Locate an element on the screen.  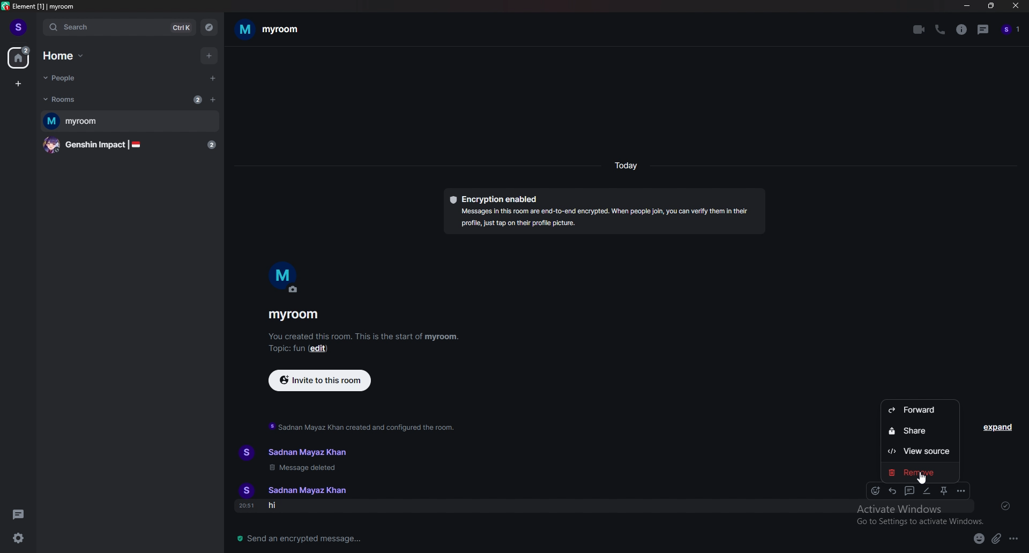
 Encryption enabled Messages in this room are end-to-end encrypted. When people Join, you can verlfy them in their profile, just tap on their profile picture. is located at coordinates (605, 212).